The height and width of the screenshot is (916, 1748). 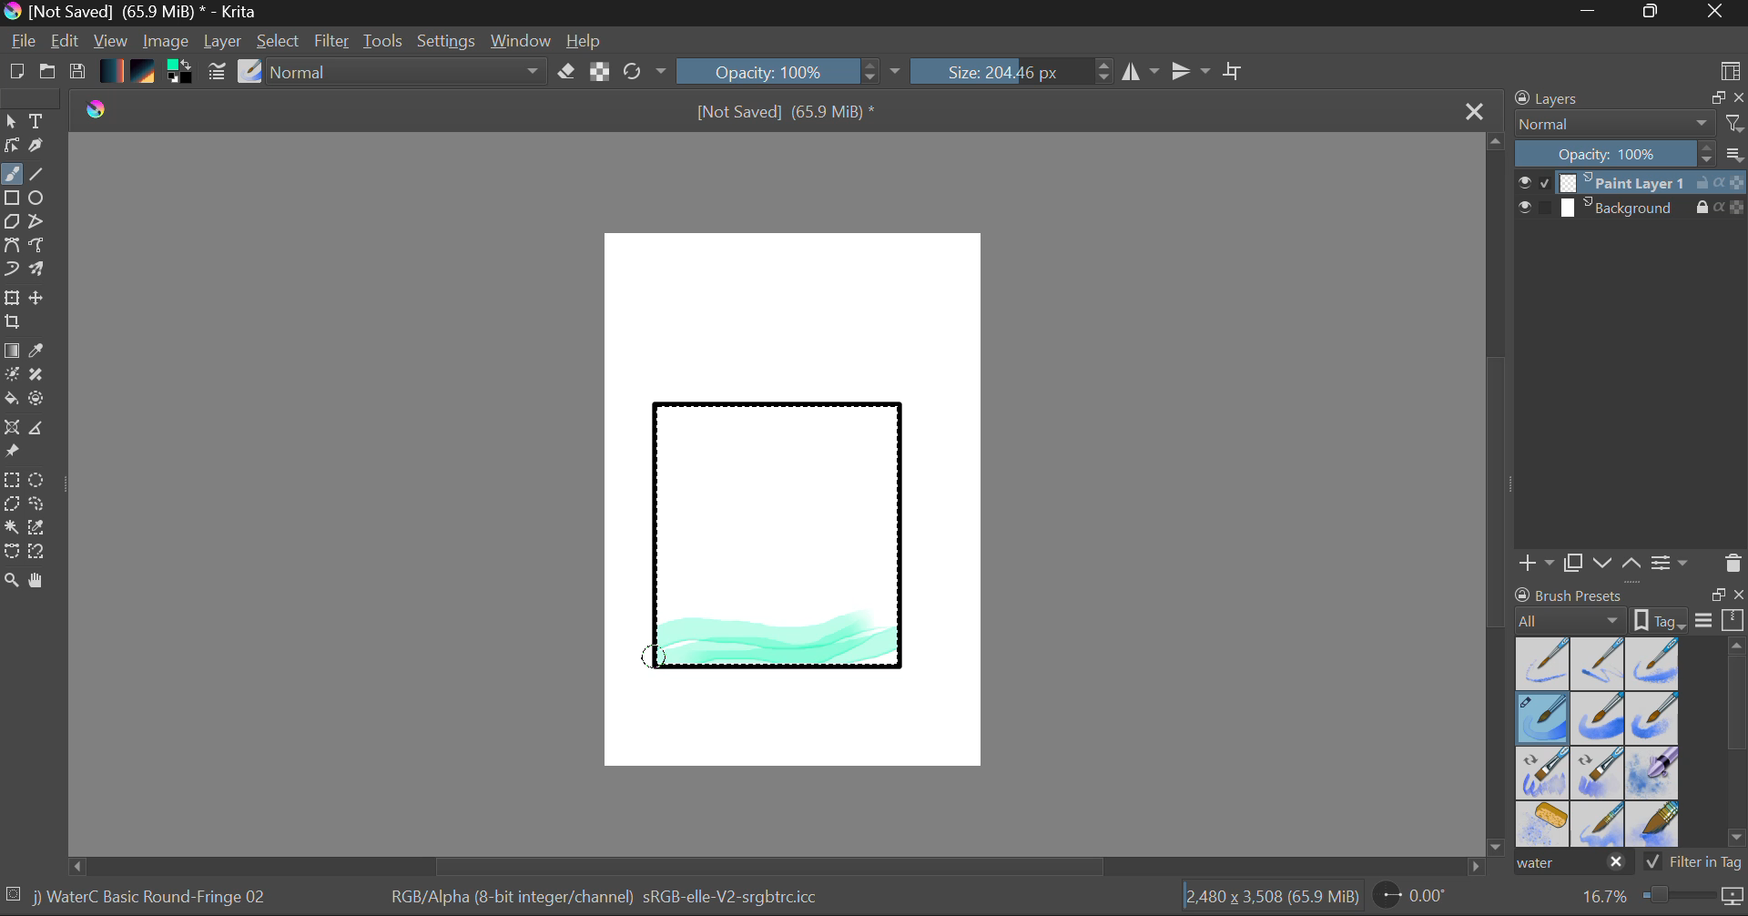 What do you see at coordinates (1598, 771) in the screenshot?
I see `Water C - Decay Tilt` at bounding box center [1598, 771].